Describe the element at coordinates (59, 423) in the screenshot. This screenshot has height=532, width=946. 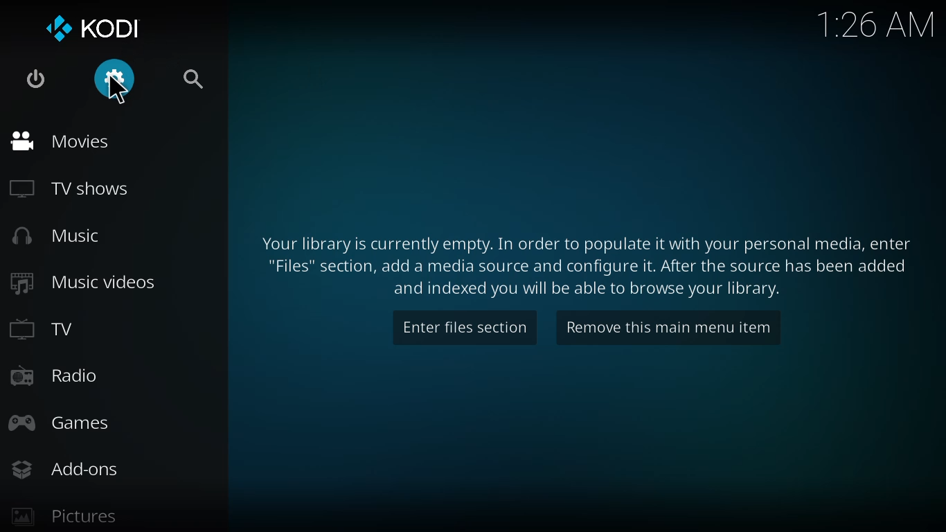
I see `games` at that location.